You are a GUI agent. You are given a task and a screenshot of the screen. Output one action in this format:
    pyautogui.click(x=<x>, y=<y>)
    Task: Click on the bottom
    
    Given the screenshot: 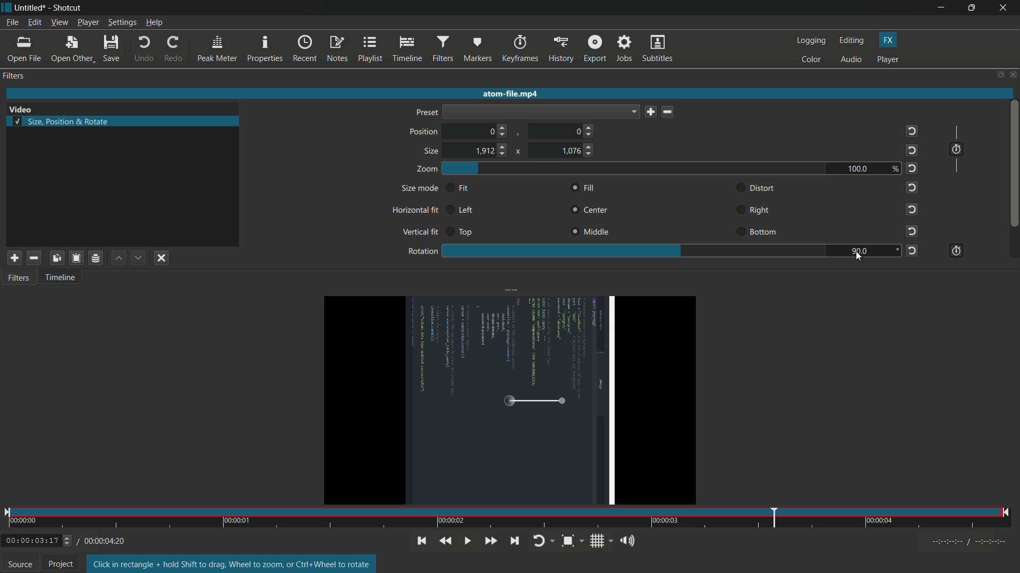 What is the action you would take?
    pyautogui.click(x=764, y=232)
    